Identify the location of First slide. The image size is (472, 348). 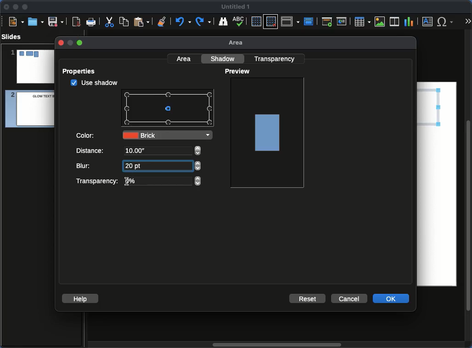
(327, 22).